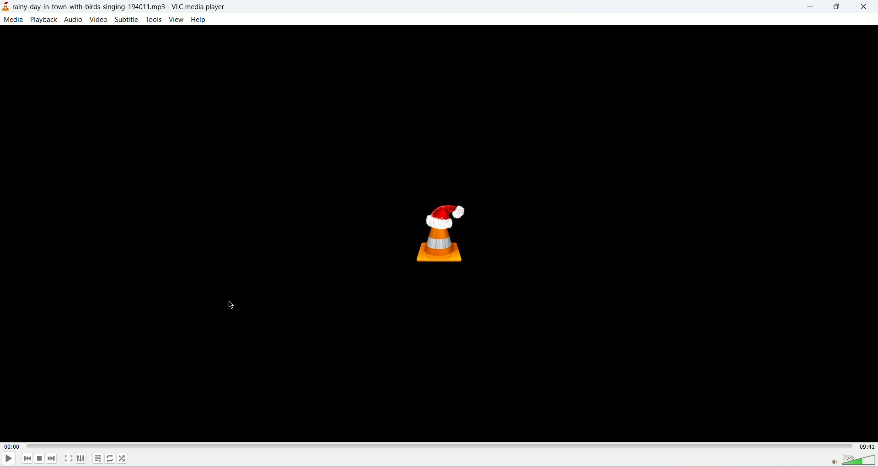 The image size is (878, 467). What do you see at coordinates (440, 446) in the screenshot?
I see `progress bar` at bounding box center [440, 446].